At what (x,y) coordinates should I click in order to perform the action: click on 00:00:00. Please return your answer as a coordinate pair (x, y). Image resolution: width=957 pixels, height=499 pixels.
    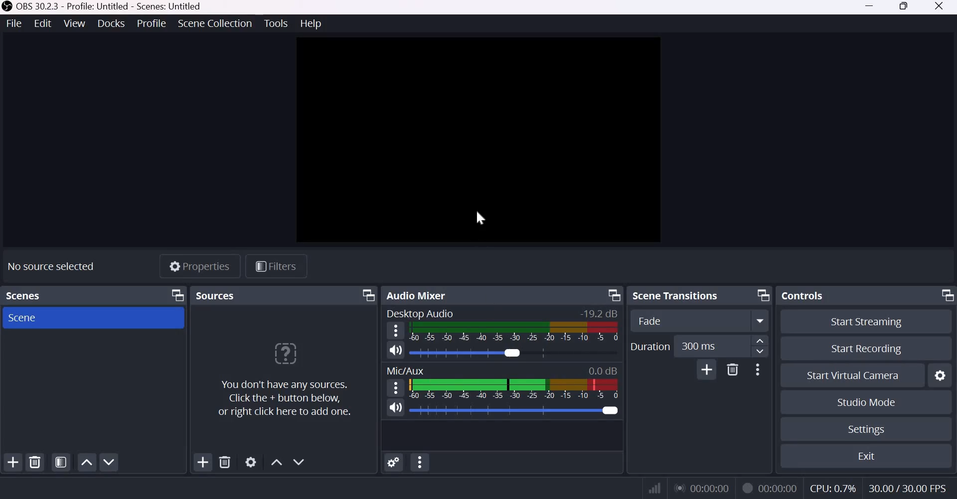
    Looking at the image, I should click on (702, 488).